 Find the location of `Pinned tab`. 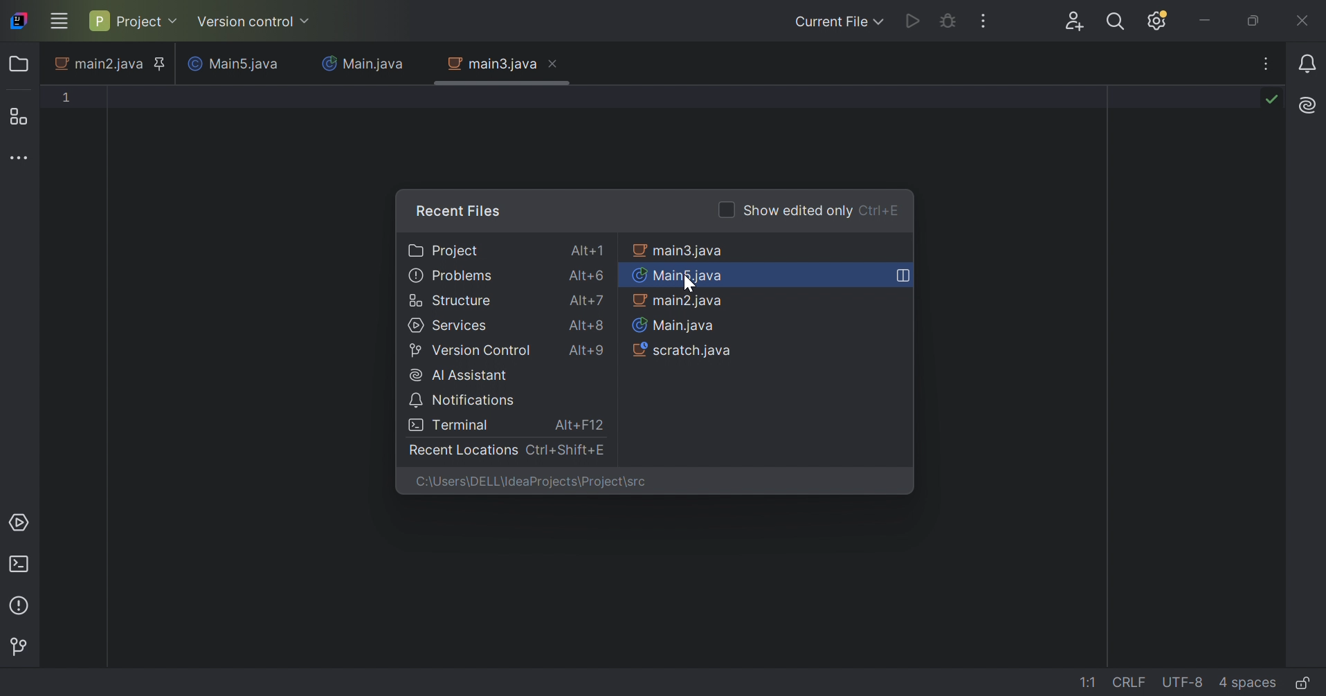

Pinned tab is located at coordinates (161, 64).